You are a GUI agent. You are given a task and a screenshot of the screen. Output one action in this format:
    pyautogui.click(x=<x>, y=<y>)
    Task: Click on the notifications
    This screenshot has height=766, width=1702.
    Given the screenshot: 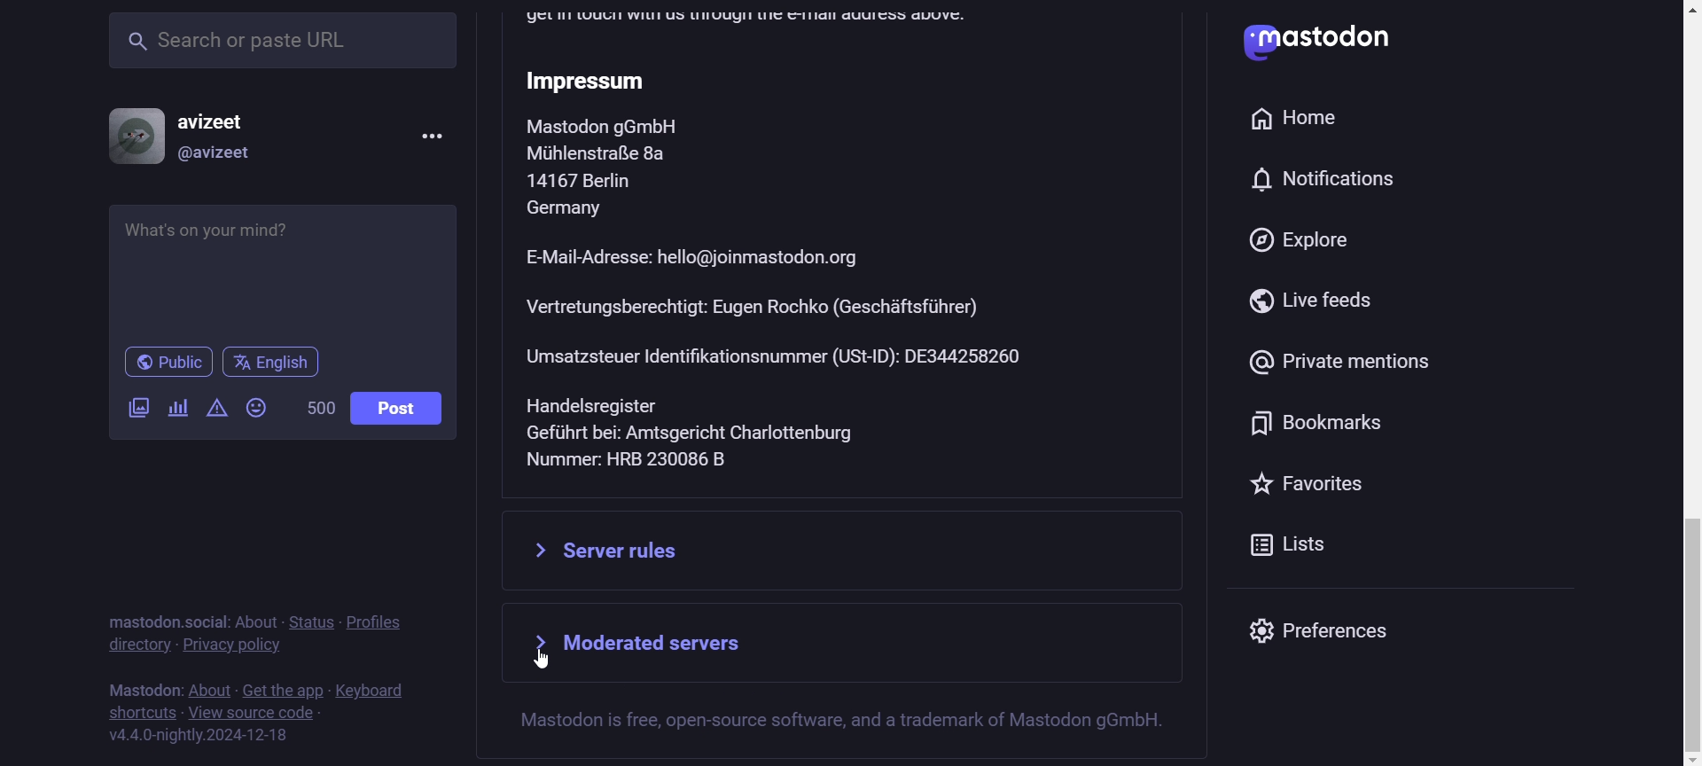 What is the action you would take?
    pyautogui.click(x=1330, y=179)
    